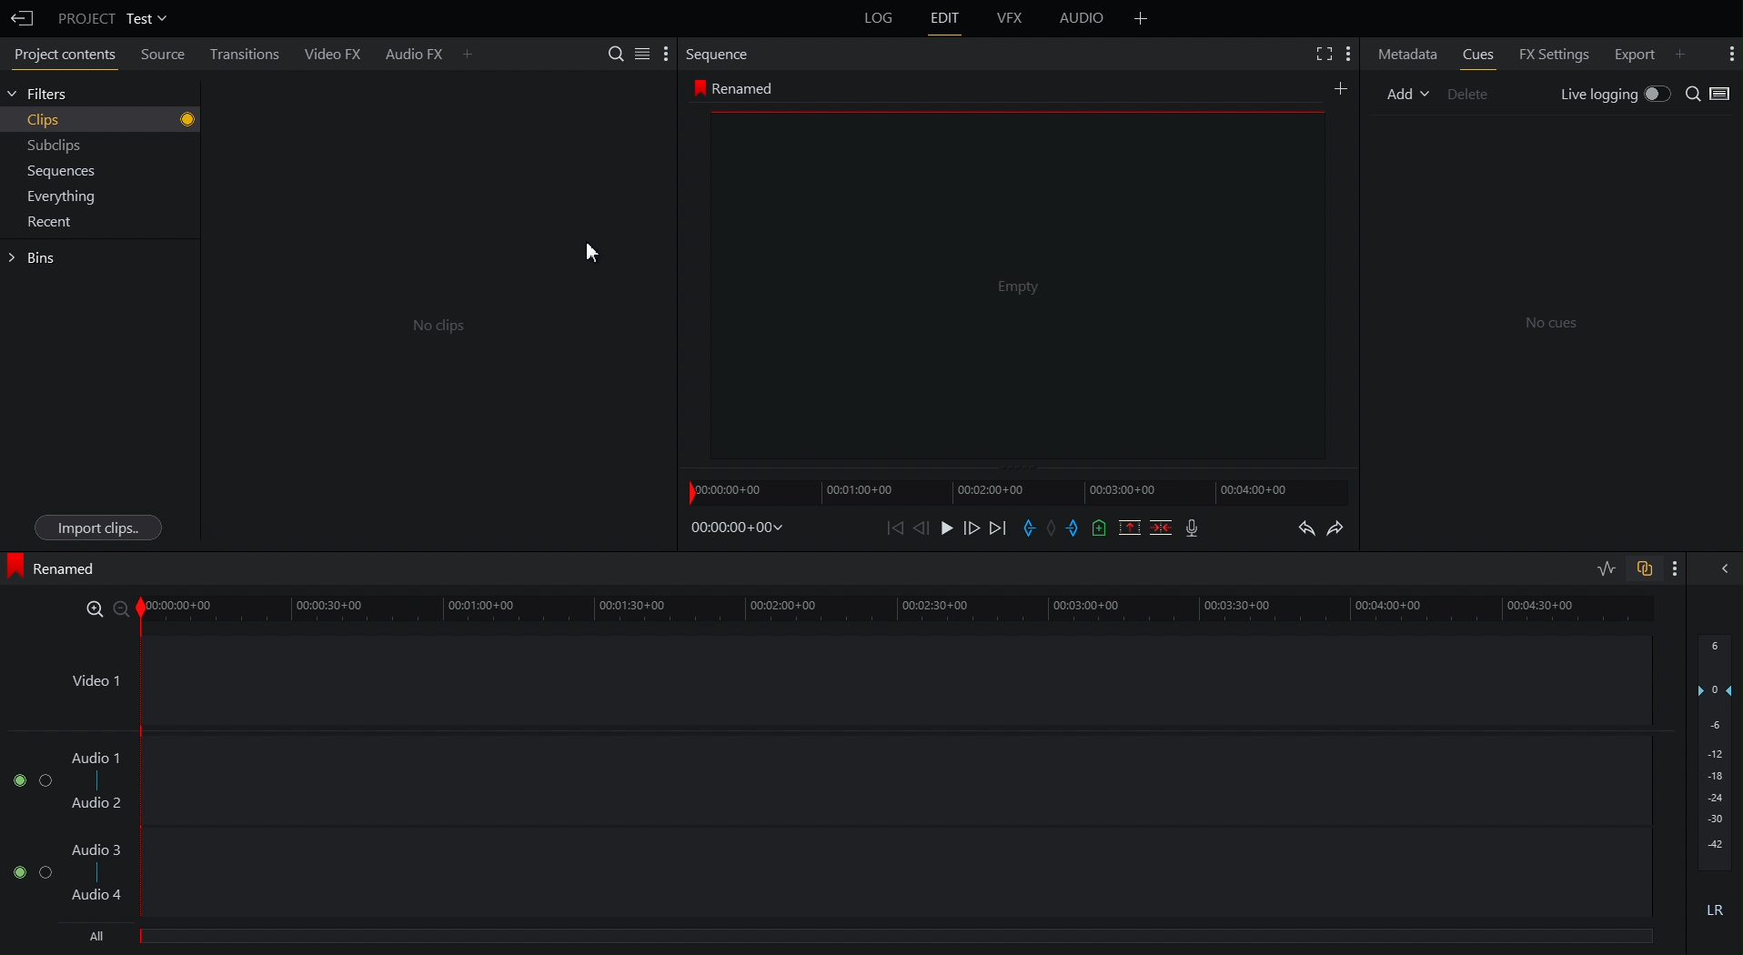 This screenshot has height=955, width=1743. I want to click on Exit Marker, so click(1077, 528).